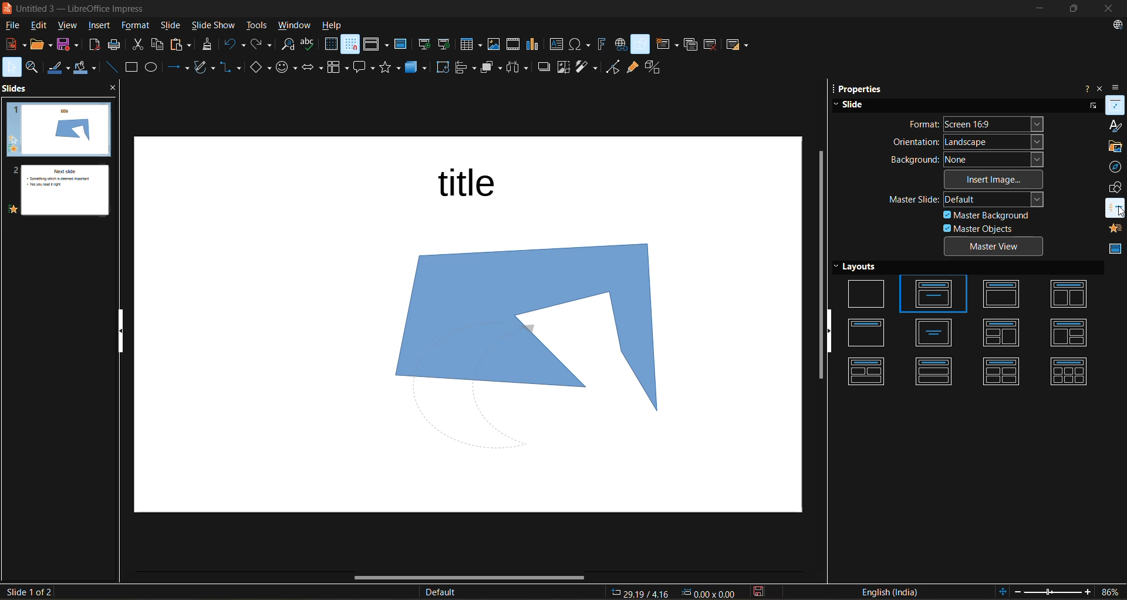 This screenshot has height=600, width=1127. Describe the element at coordinates (967, 141) in the screenshot. I see `orientation` at that location.